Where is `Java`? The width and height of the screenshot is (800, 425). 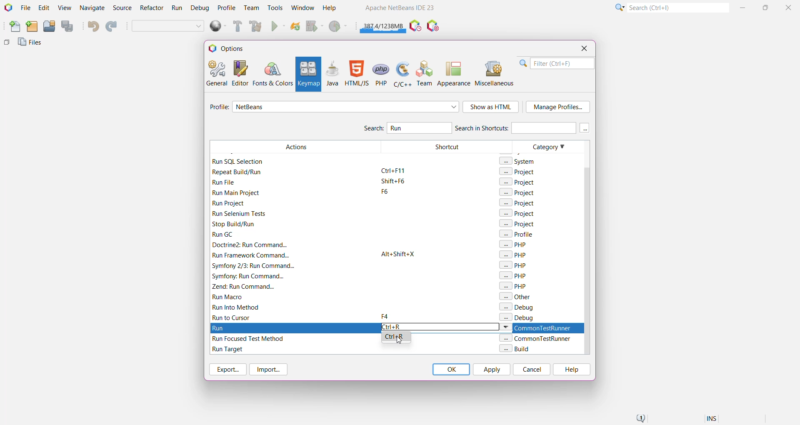
Java is located at coordinates (332, 73).